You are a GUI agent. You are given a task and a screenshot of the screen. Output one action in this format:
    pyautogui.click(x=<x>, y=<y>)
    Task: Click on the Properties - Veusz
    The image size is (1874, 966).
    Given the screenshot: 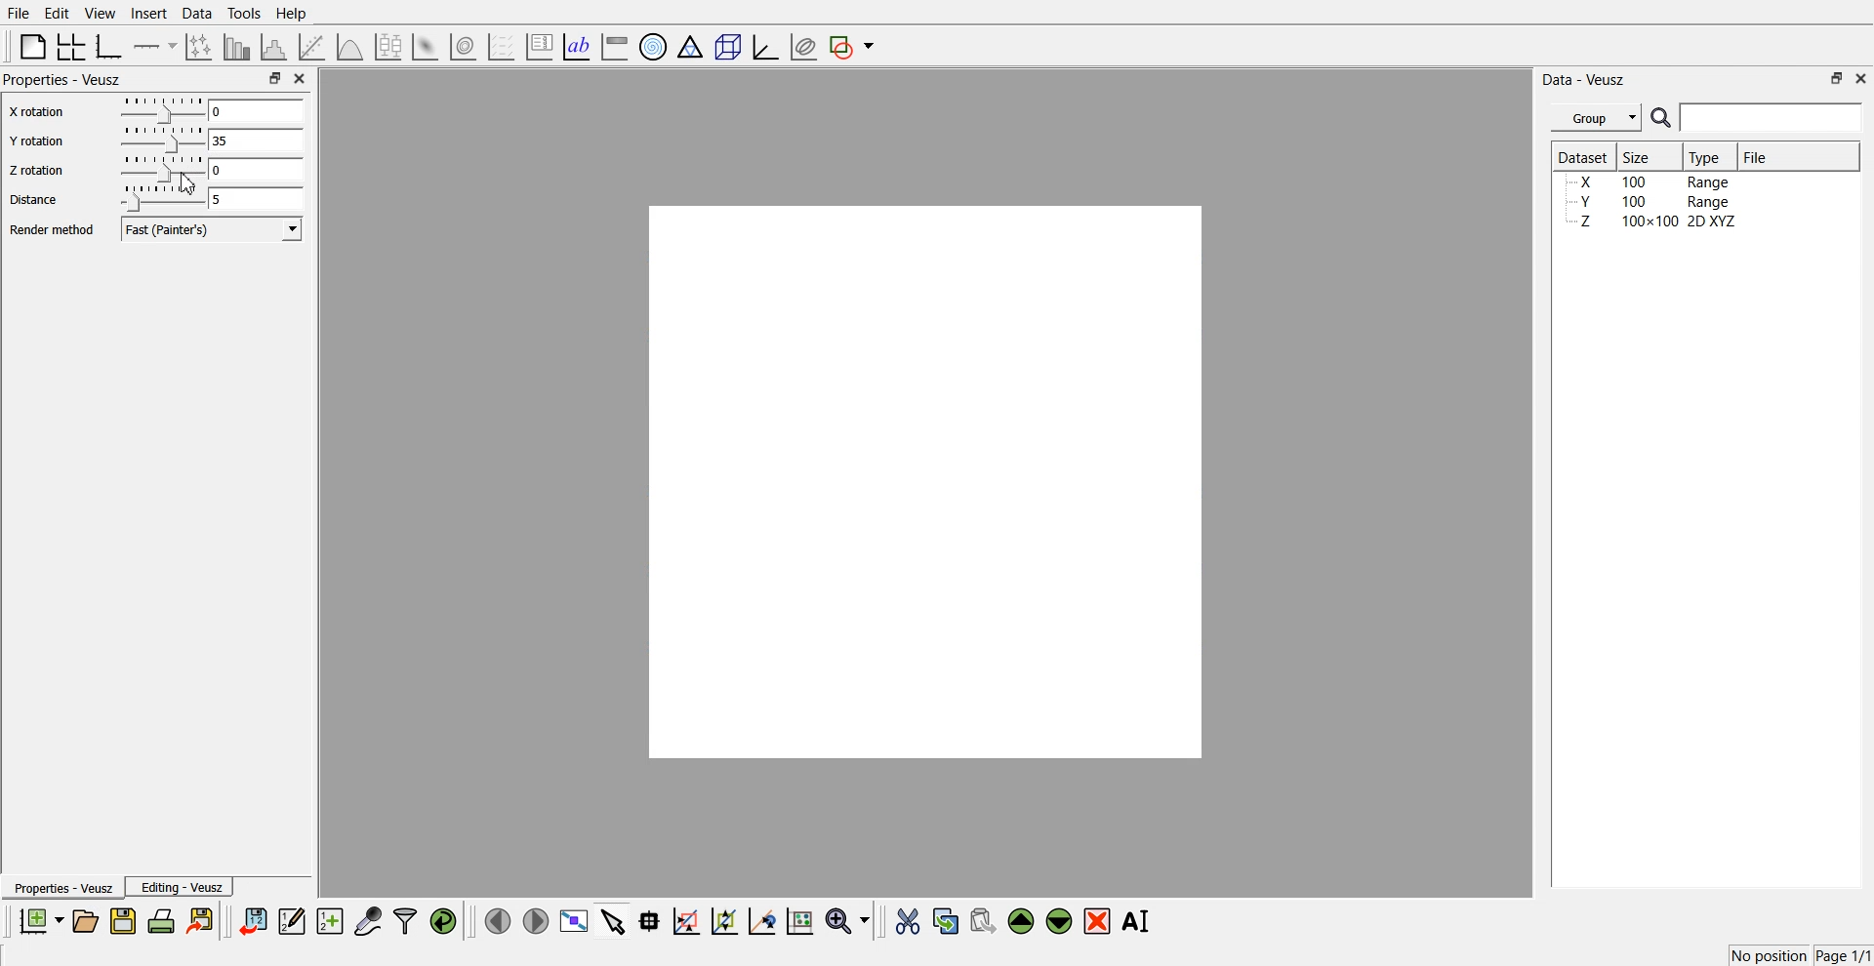 What is the action you would take?
    pyautogui.click(x=62, y=79)
    